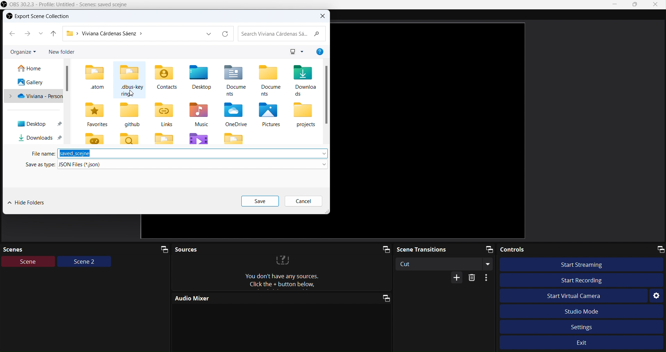  Describe the element at coordinates (573, 296) in the screenshot. I see `Start Virtual Camera` at that location.